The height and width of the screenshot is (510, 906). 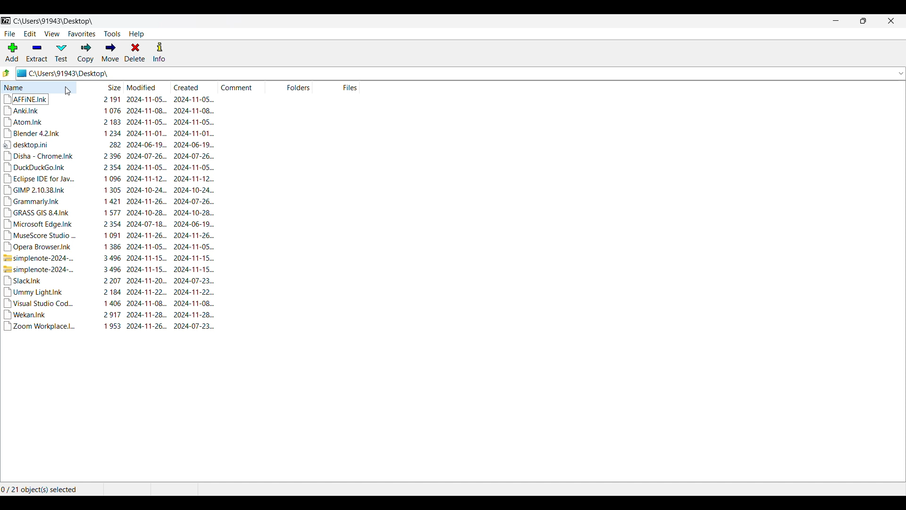 I want to click on C:\Users\91943\Desktop\, so click(x=55, y=22).